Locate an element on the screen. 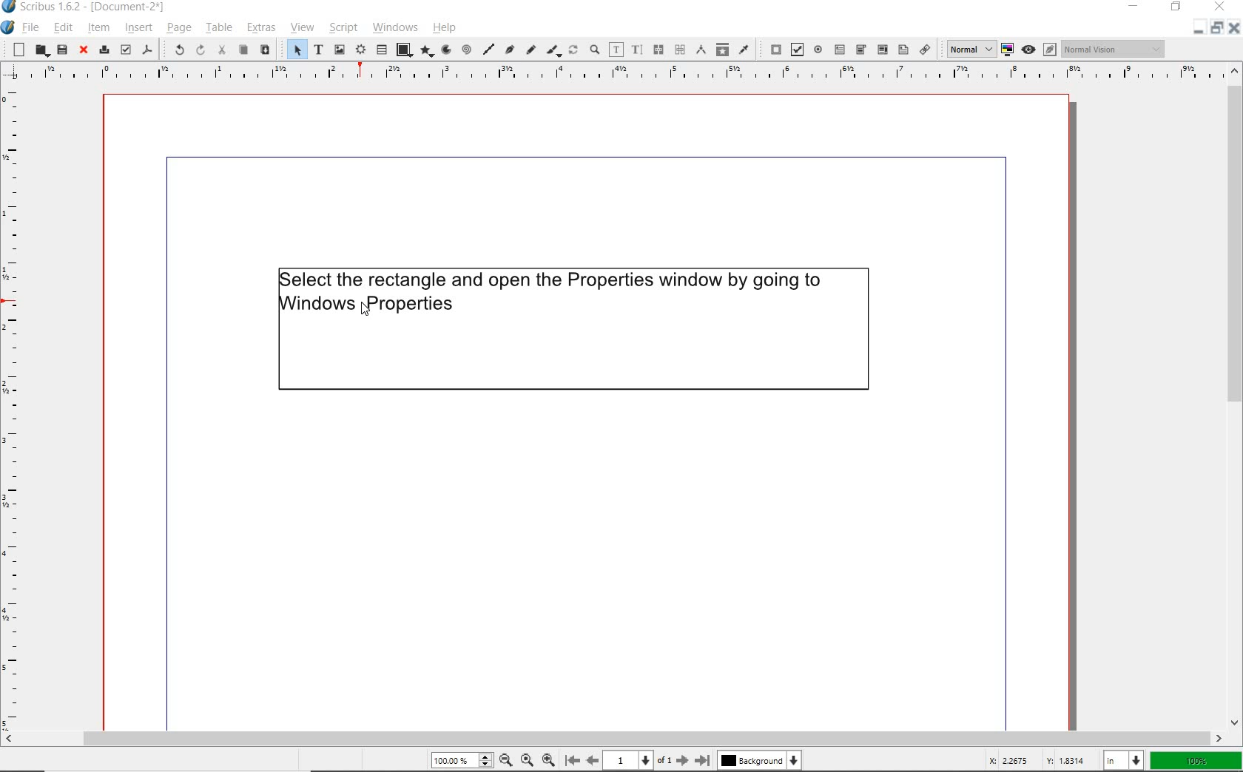 The width and height of the screenshot is (1243, 772). Bezier curve is located at coordinates (510, 51).